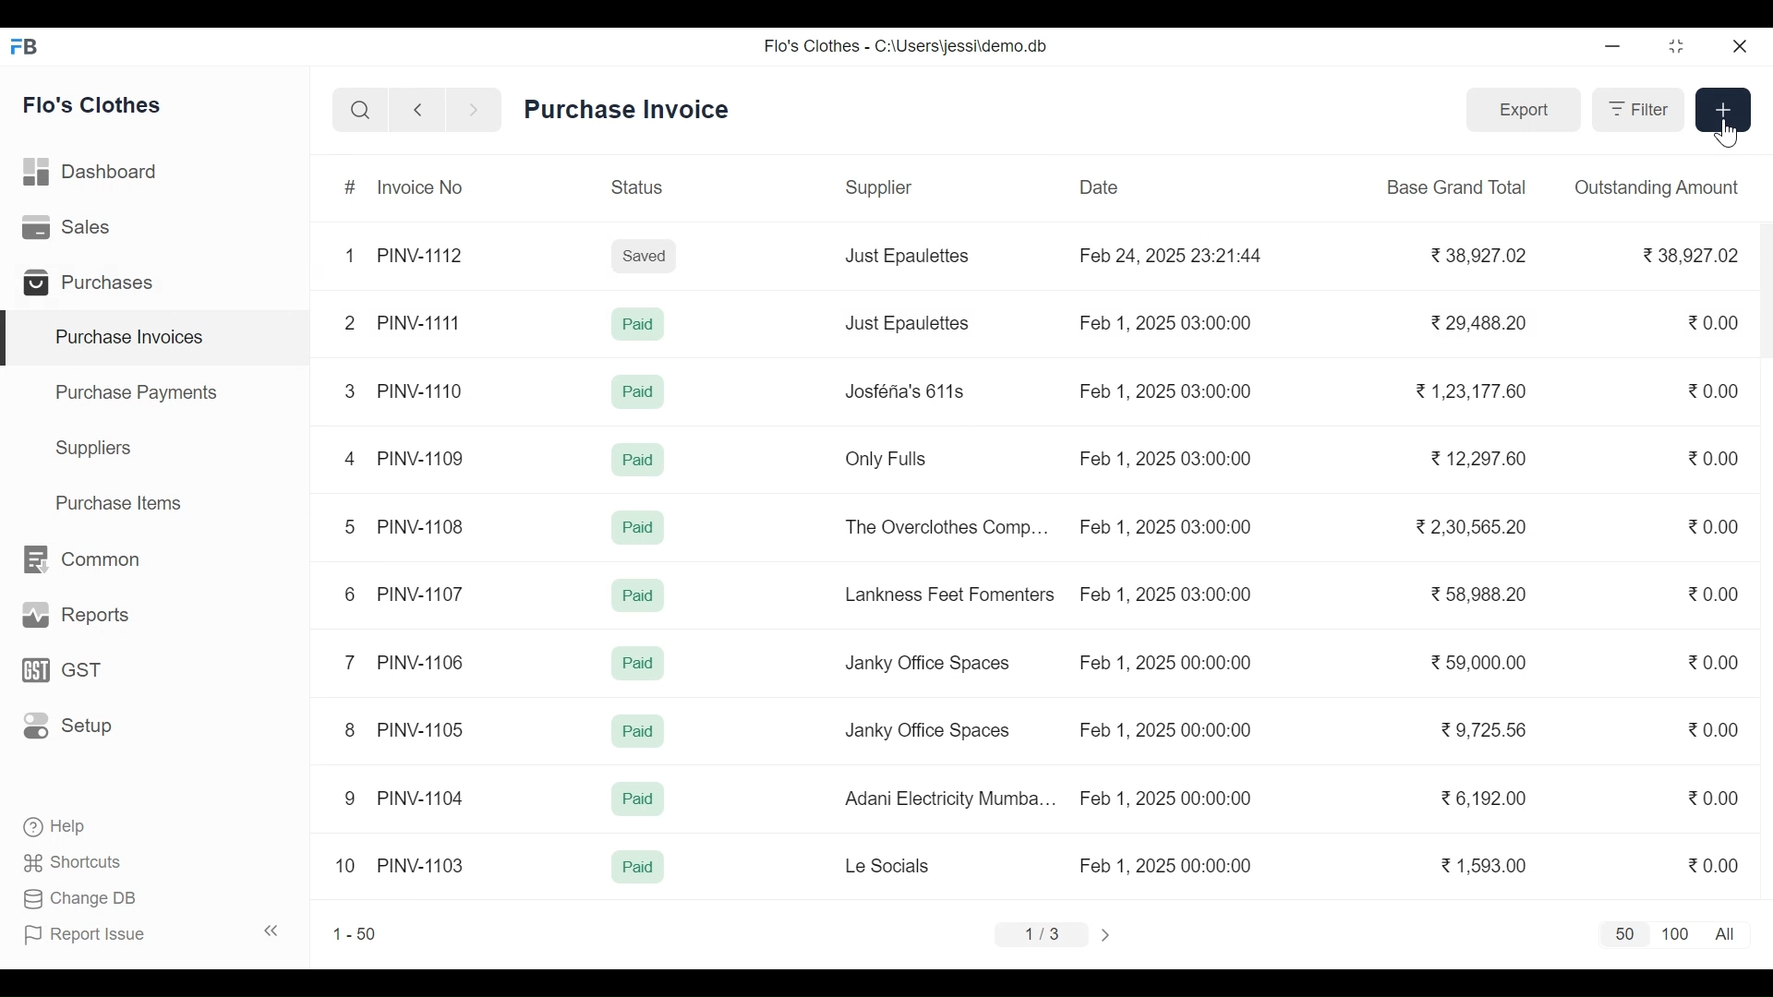 This screenshot has width=1773, height=997. What do you see at coordinates (350, 254) in the screenshot?
I see `1` at bounding box center [350, 254].